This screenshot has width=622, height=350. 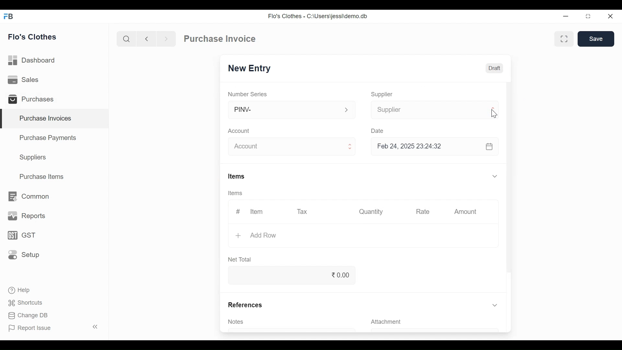 I want to click on Purchase Invoice, so click(x=220, y=39).